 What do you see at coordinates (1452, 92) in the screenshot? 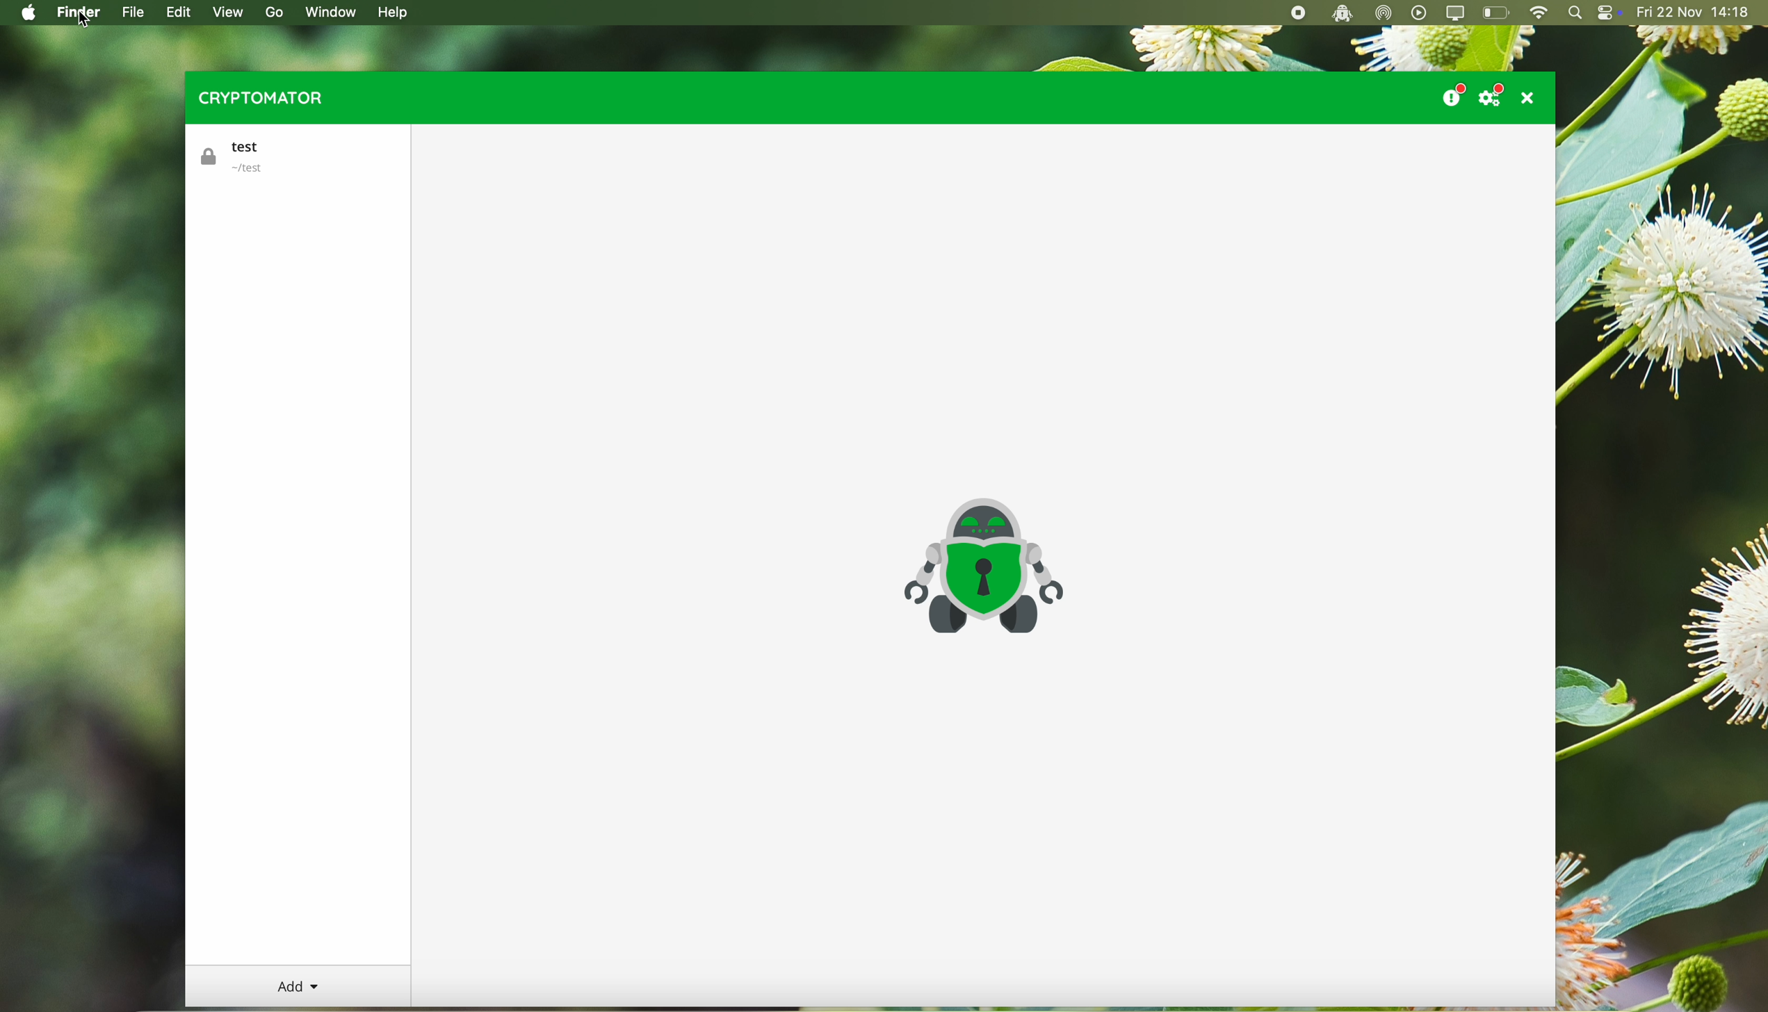
I see `donate` at bounding box center [1452, 92].